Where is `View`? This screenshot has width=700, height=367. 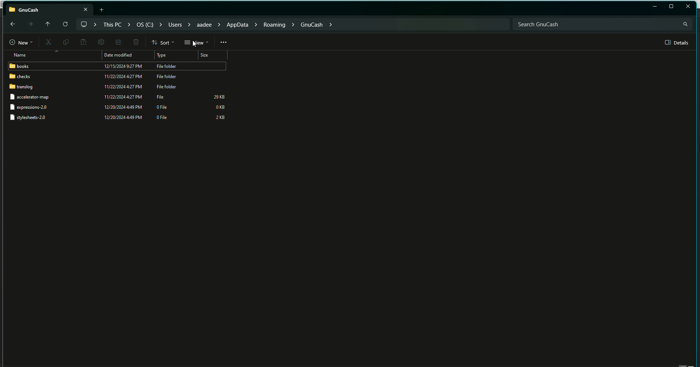 View is located at coordinates (196, 43).